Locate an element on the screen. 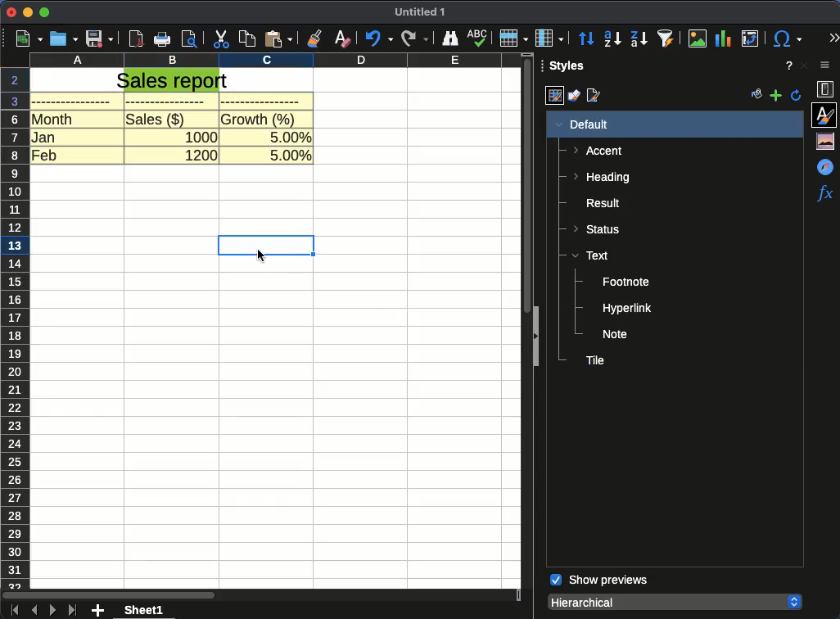  open is located at coordinates (64, 39).